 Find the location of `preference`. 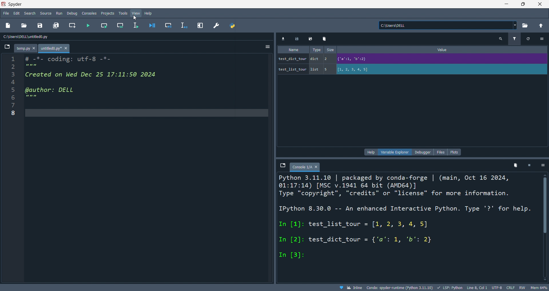

preference is located at coordinates (216, 25).